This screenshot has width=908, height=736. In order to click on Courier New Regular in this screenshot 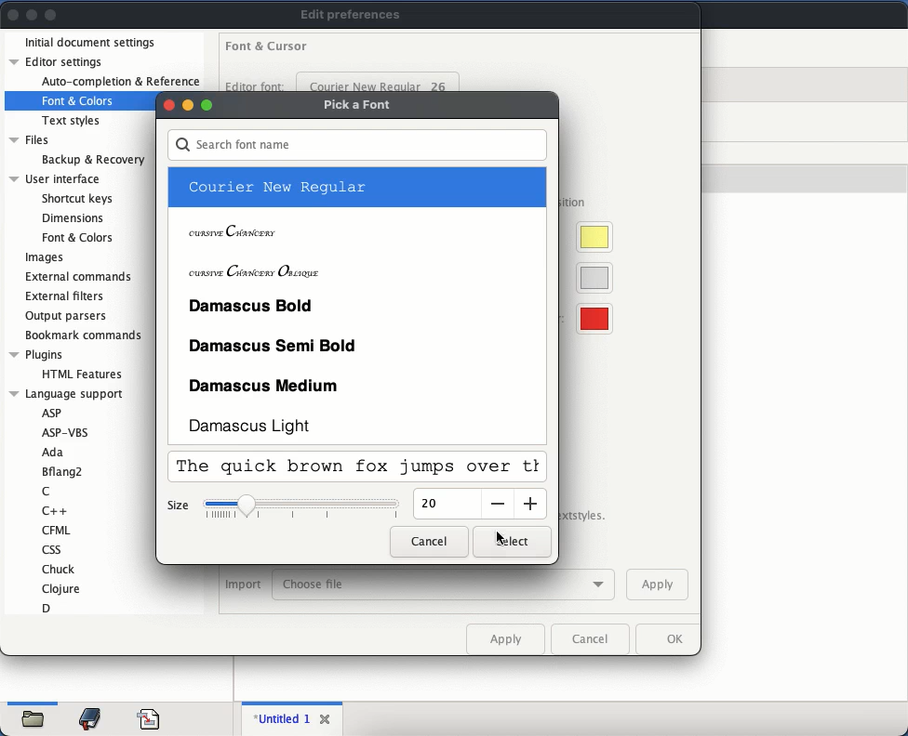, I will do `click(277, 186)`.